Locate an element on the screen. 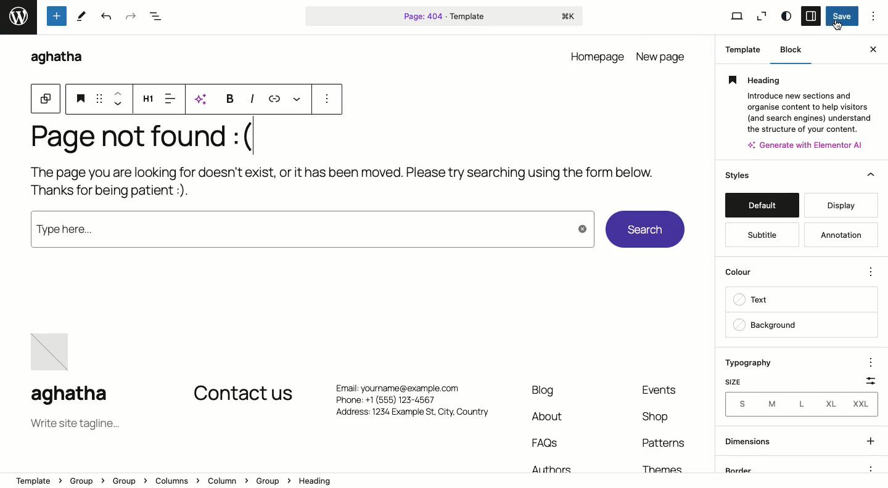   is located at coordinates (339, 183).